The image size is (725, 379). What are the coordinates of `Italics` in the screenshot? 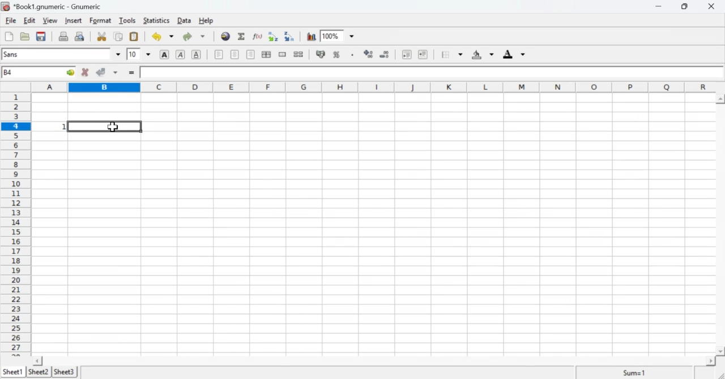 It's located at (181, 55).